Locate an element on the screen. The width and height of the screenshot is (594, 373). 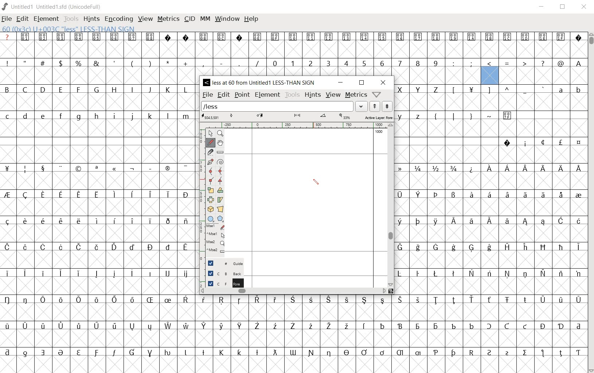
special letters is located at coordinates (99, 247).